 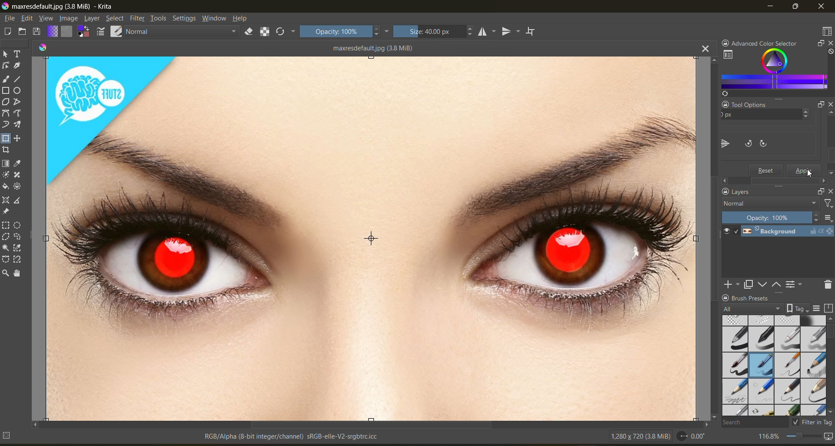 I want to click on mask down, so click(x=765, y=283).